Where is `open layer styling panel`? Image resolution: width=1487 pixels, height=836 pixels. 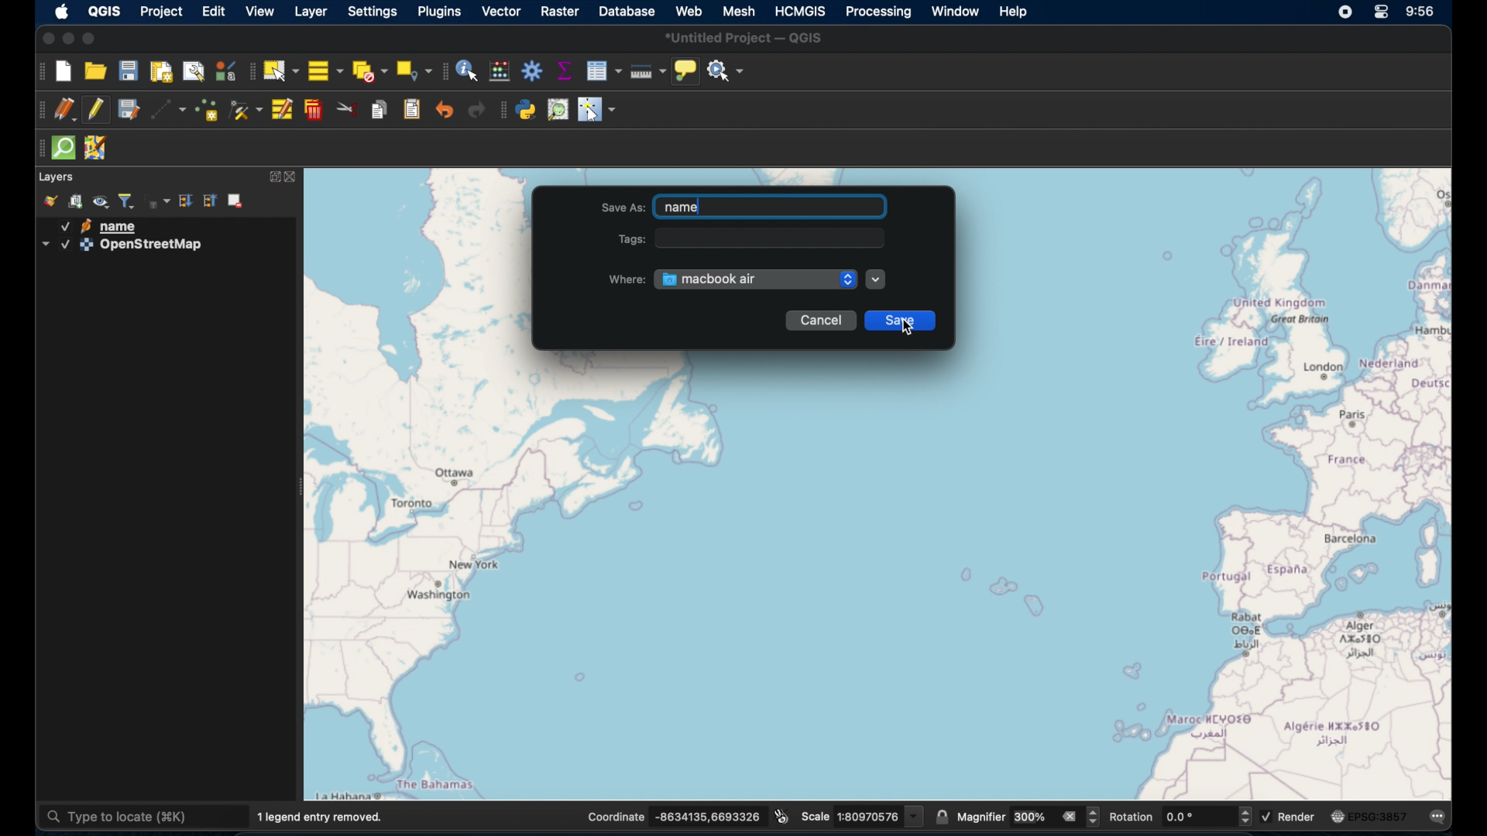
open layer styling panel is located at coordinates (50, 201).